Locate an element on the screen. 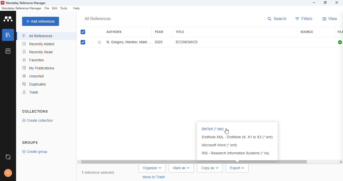 The image size is (343, 181). search is located at coordinates (277, 19).